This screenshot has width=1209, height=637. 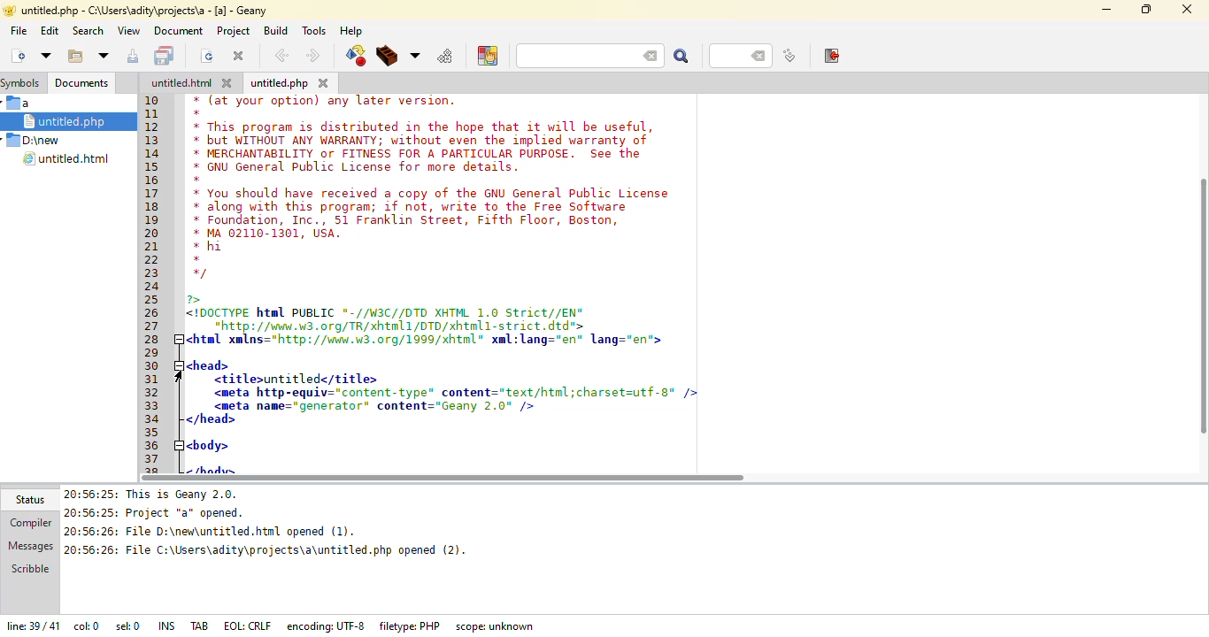 What do you see at coordinates (82, 82) in the screenshot?
I see `documents` at bounding box center [82, 82].